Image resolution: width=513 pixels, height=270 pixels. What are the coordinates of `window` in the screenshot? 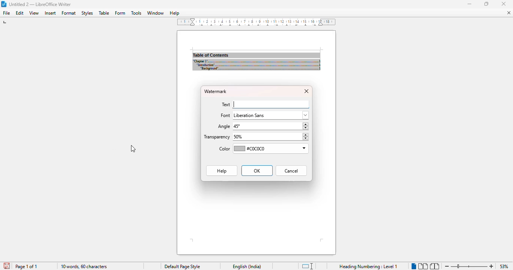 It's located at (155, 13).